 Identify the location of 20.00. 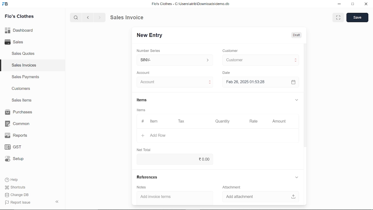
(173, 159).